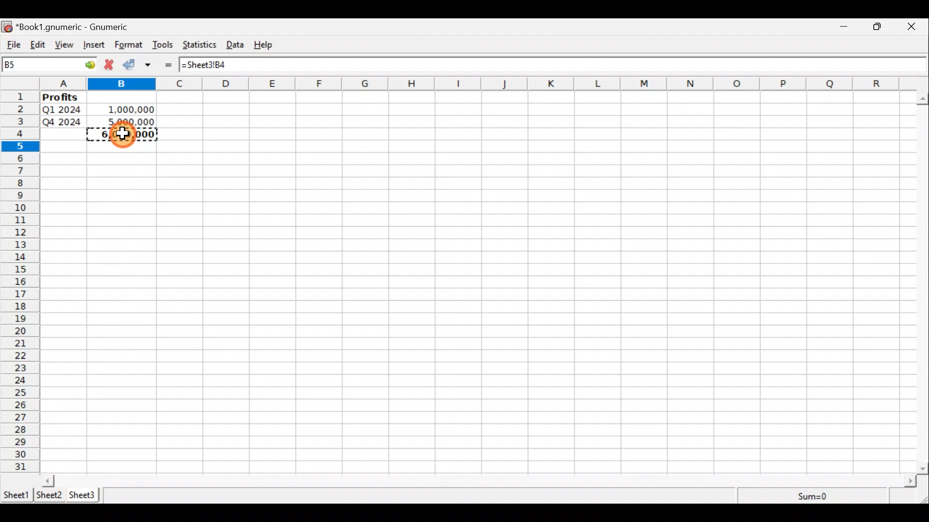 This screenshot has width=929, height=522. Describe the element at coordinates (48, 480) in the screenshot. I see `scroll left` at that location.